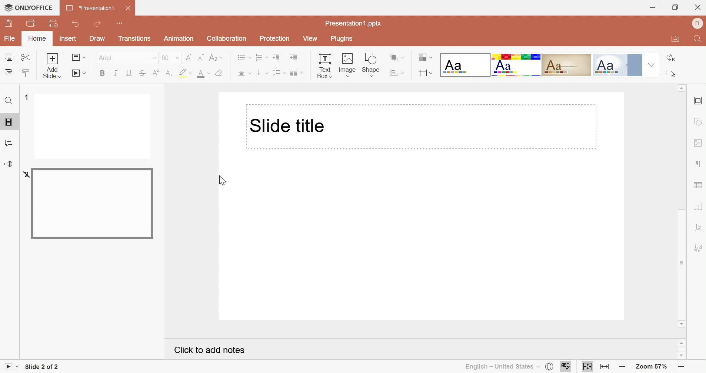 This screenshot has width=706, height=373. I want to click on Signature settings, so click(698, 248).